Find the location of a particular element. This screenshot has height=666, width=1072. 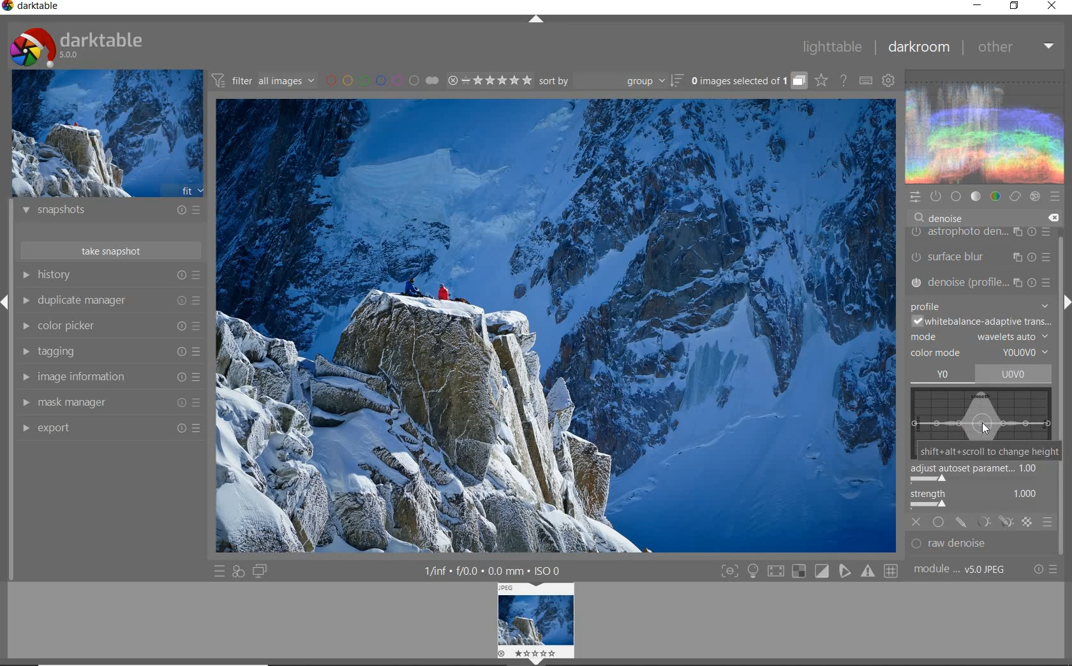

ADJUST AUTOSET PARAMETRIC is located at coordinates (981, 475).